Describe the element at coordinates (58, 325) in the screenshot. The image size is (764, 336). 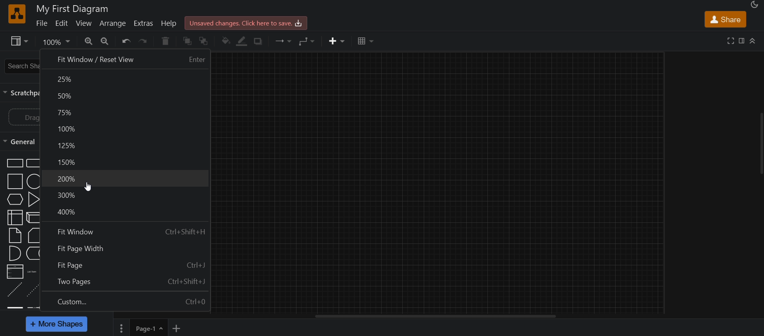
I see `more shapes` at that location.